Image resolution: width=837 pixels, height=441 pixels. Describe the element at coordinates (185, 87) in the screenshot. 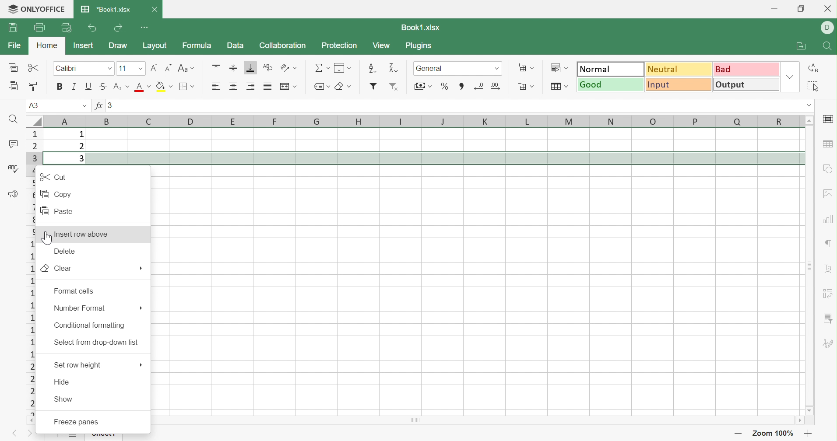

I see `Borders` at that location.